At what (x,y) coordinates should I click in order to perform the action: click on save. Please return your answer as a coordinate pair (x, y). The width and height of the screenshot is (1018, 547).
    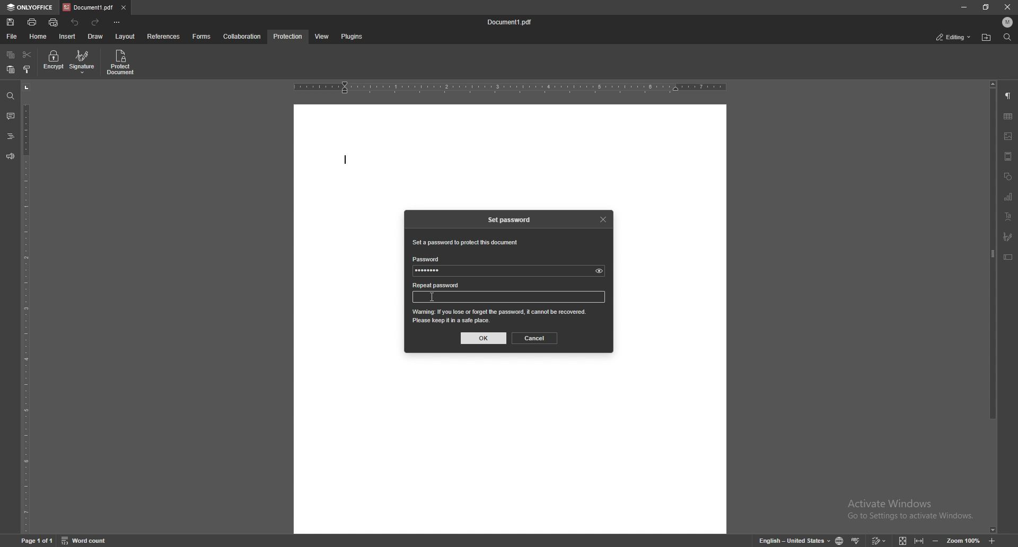
    Looking at the image, I should click on (11, 22).